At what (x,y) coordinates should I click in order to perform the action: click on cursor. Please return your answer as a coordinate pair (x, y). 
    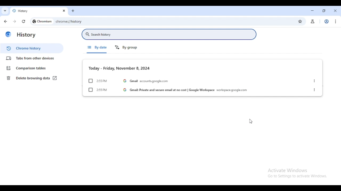
    Looking at the image, I should click on (250, 121).